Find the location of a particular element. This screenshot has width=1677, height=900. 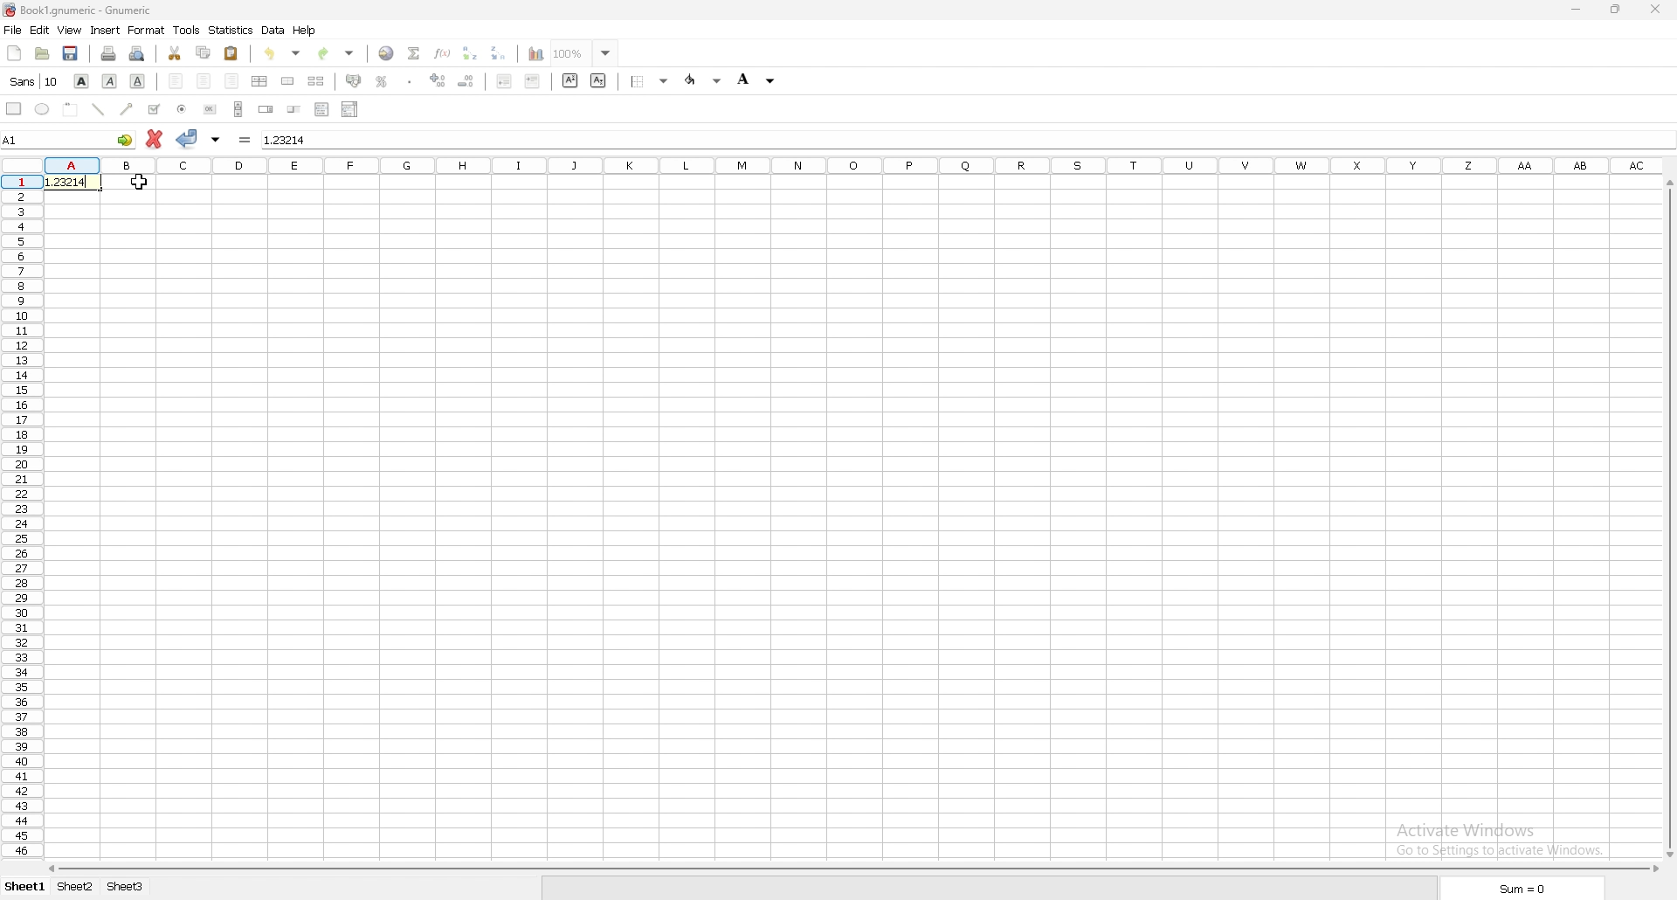

columns is located at coordinates (854, 162).